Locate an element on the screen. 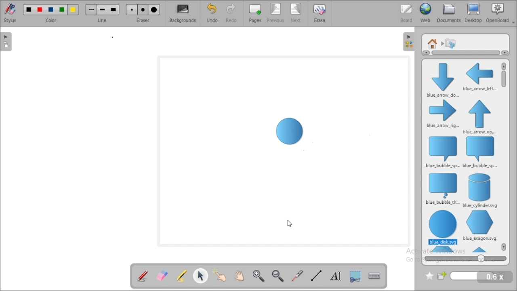 The width and height of the screenshot is (517, 291). scroll page is located at coordinates (240, 275).